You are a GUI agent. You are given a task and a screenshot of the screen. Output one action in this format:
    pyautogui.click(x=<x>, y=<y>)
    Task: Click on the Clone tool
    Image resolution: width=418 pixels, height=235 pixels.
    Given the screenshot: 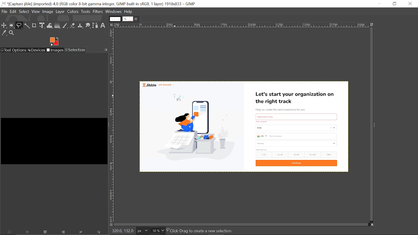 What is the action you would take?
    pyautogui.click(x=81, y=25)
    